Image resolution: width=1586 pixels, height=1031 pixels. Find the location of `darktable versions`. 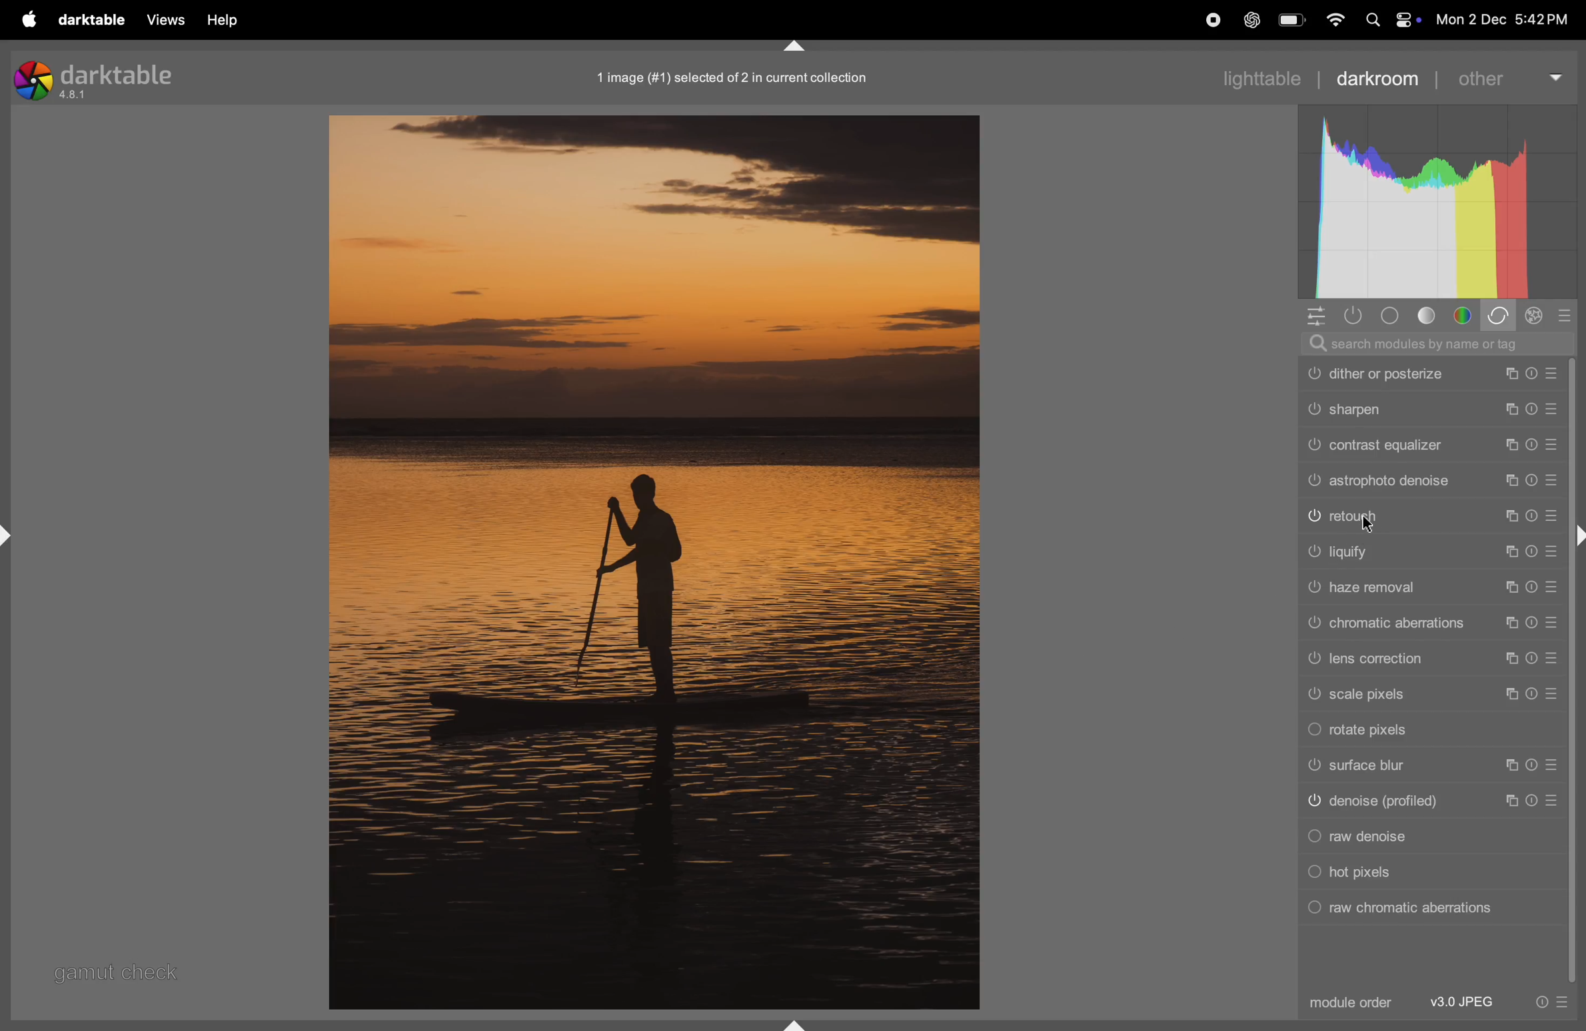

darktable versions is located at coordinates (99, 79).